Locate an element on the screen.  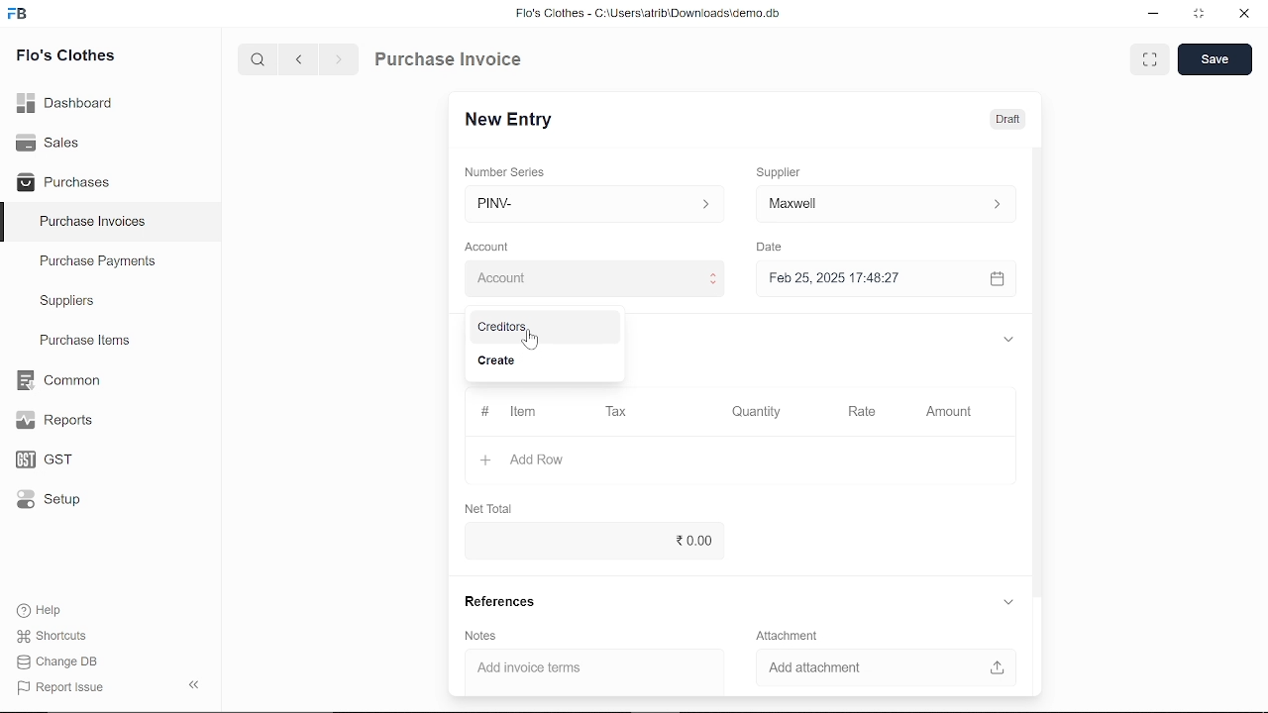
minimize is located at coordinates (1151, 14).